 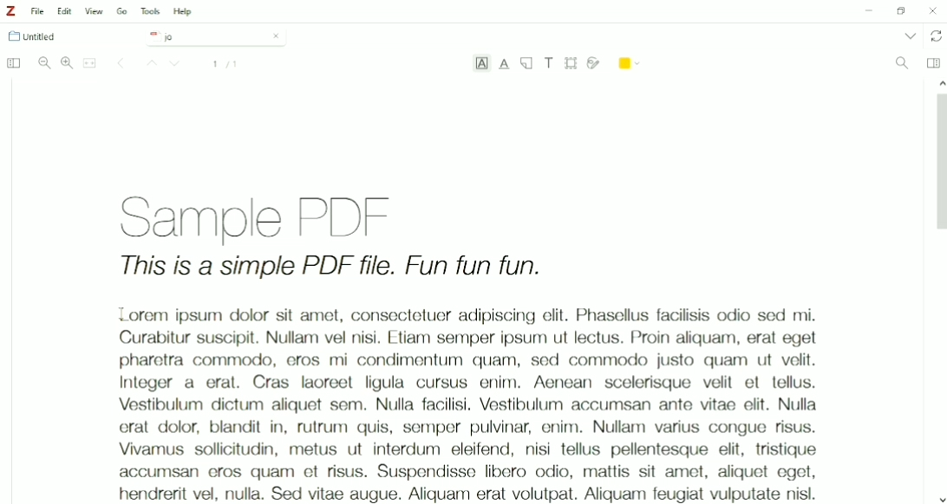 I want to click on jo, so click(x=203, y=37).